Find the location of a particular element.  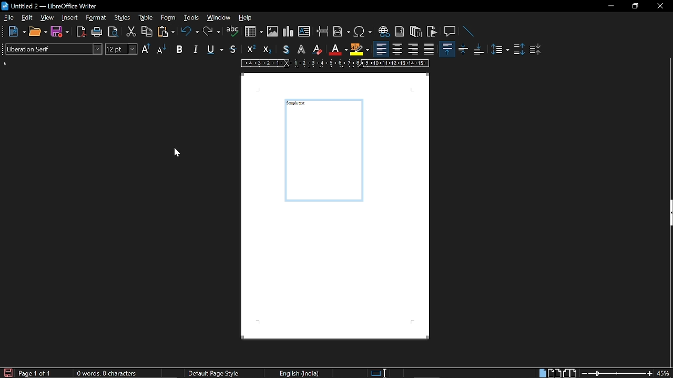

single page view is located at coordinates (542, 373).